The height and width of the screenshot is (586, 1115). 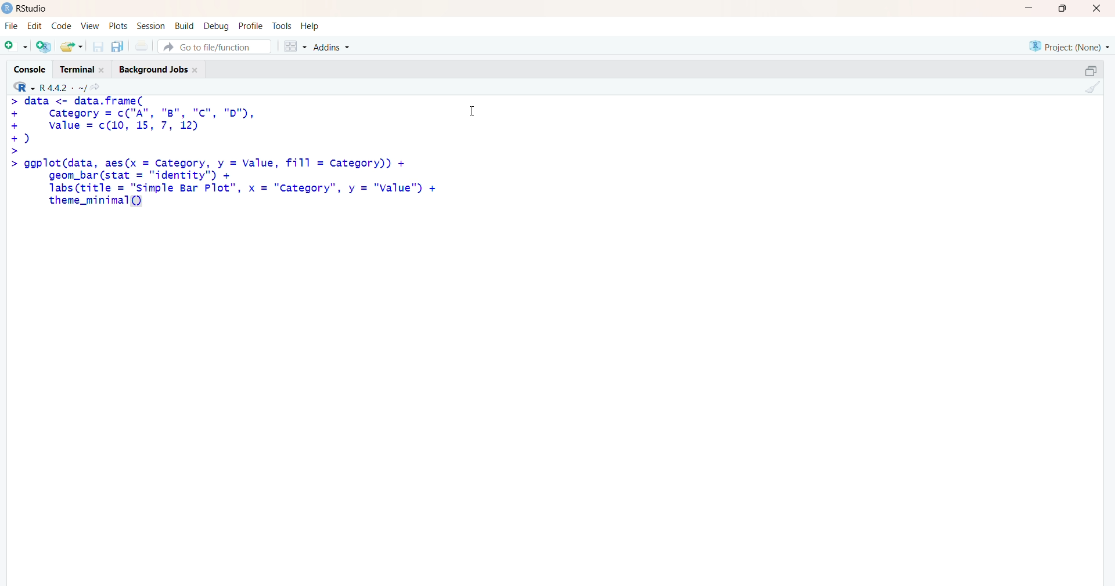 What do you see at coordinates (12, 26) in the screenshot?
I see `File` at bounding box center [12, 26].